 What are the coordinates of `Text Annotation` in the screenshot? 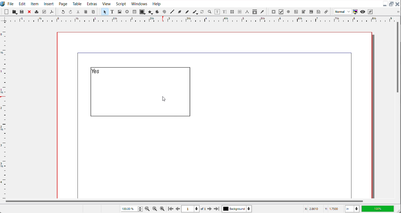 It's located at (319, 12).